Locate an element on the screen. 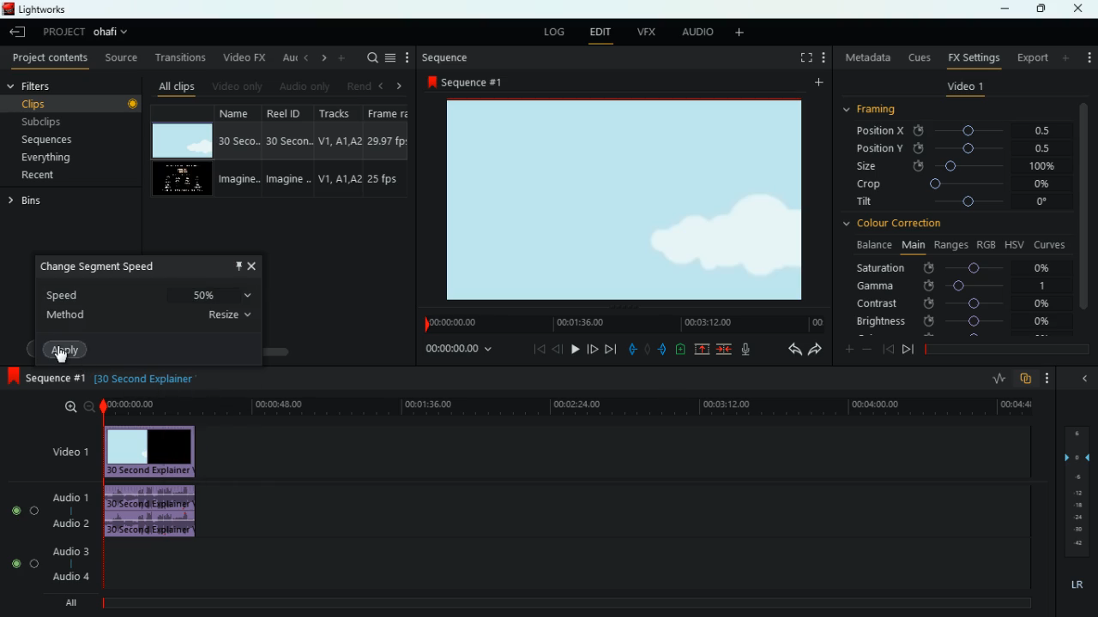 This screenshot has height=617, width=1098. minus is located at coordinates (867, 349).